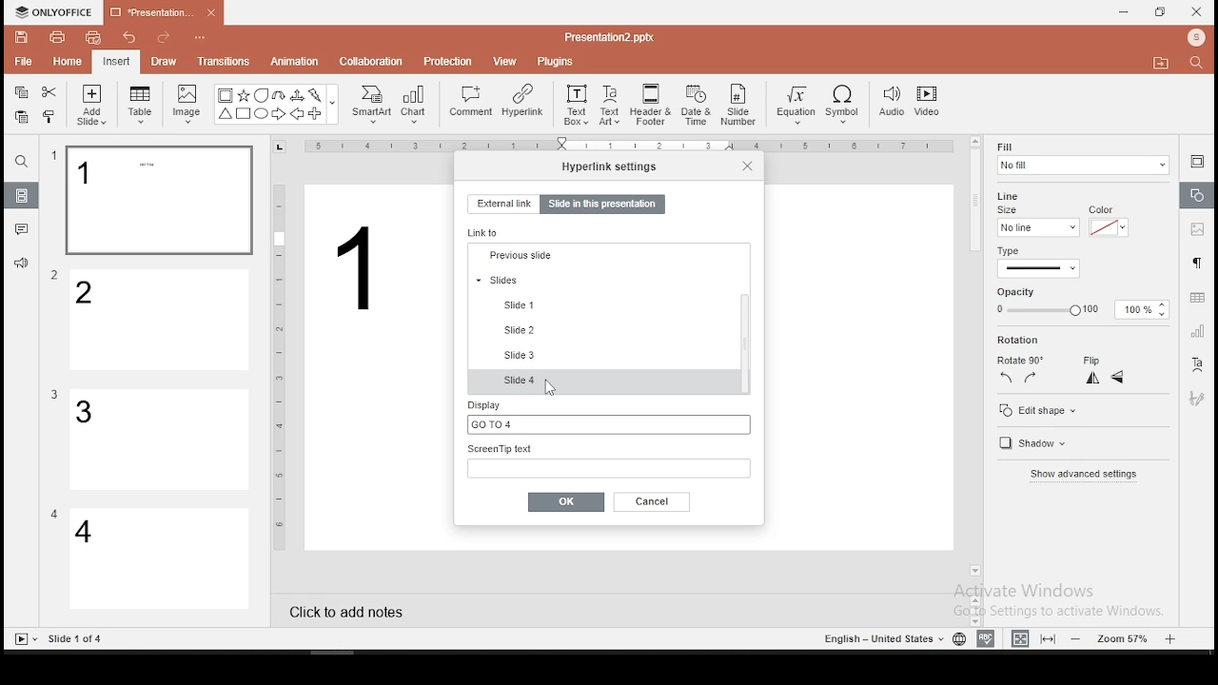  I want to click on undo, so click(129, 39).